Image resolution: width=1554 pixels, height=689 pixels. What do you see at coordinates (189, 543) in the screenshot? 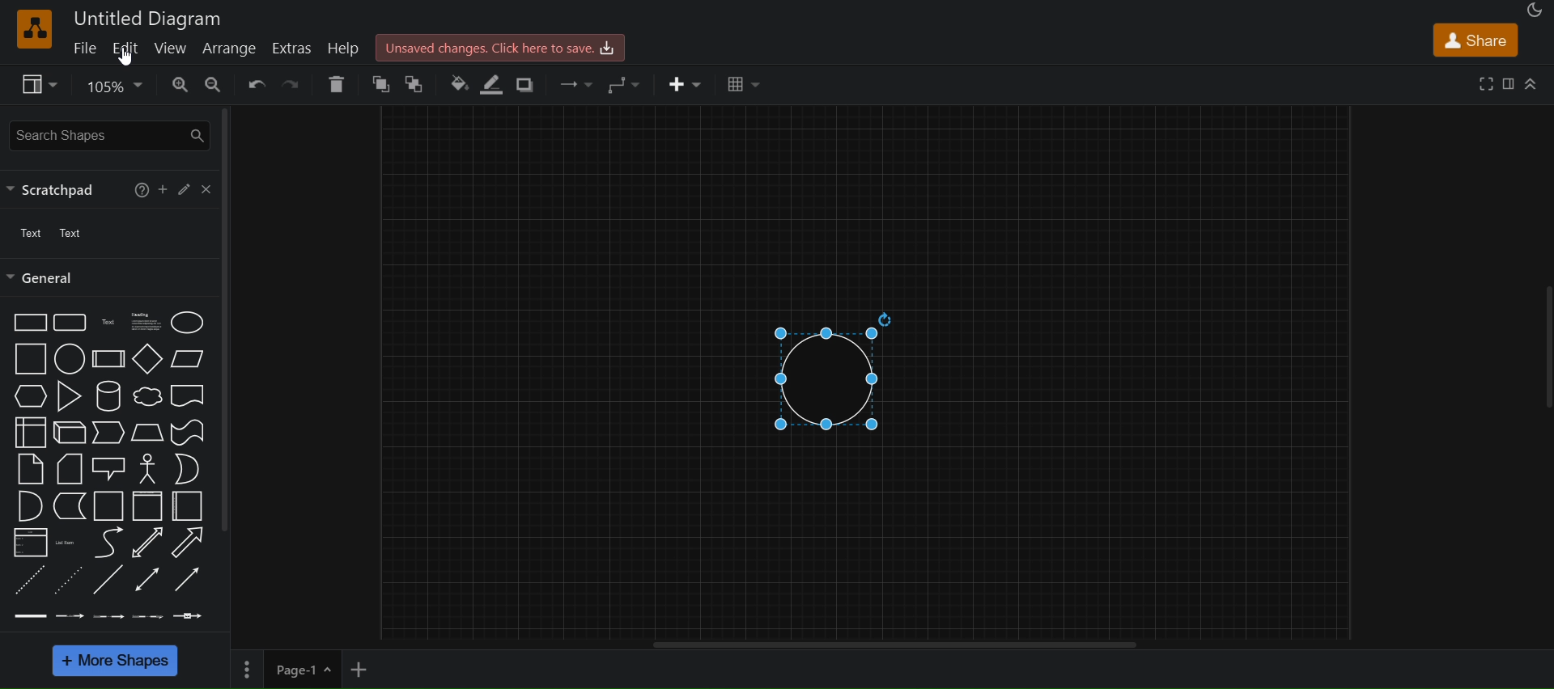
I see `arrow` at bounding box center [189, 543].